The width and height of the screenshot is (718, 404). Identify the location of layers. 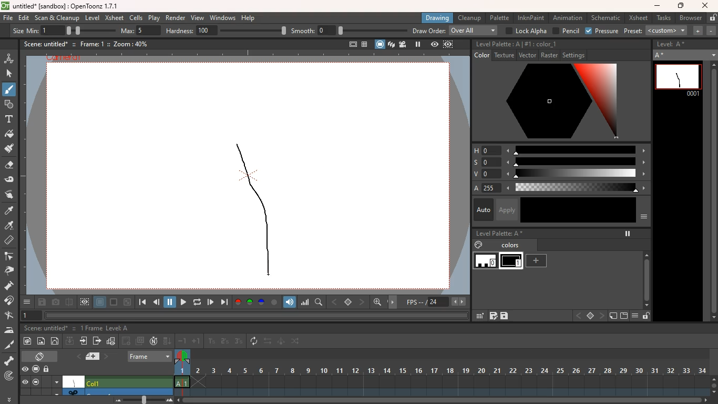
(391, 45).